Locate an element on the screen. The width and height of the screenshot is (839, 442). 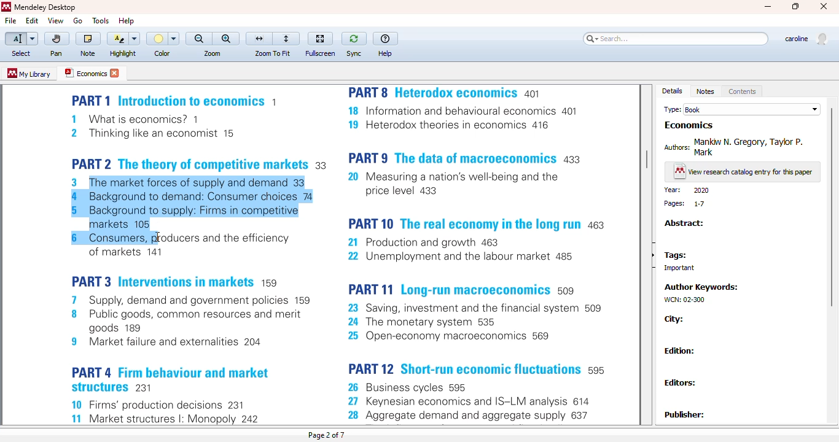
highlight is located at coordinates (123, 53).